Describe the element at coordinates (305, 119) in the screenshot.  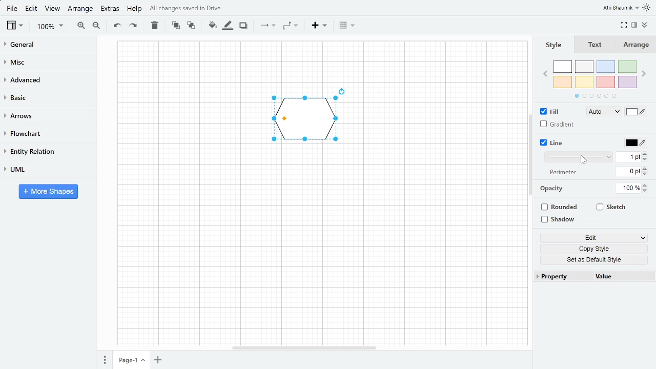
I see `Pentagon, current shape` at that location.